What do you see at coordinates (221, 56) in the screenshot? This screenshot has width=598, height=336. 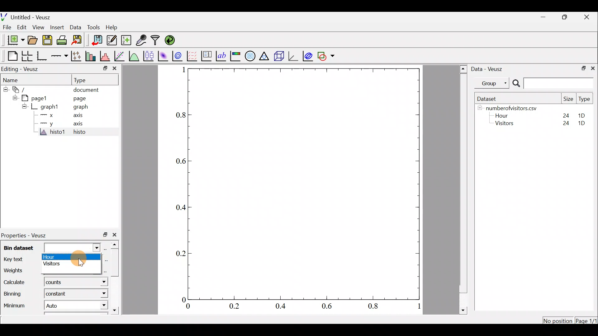 I see `text label` at bounding box center [221, 56].